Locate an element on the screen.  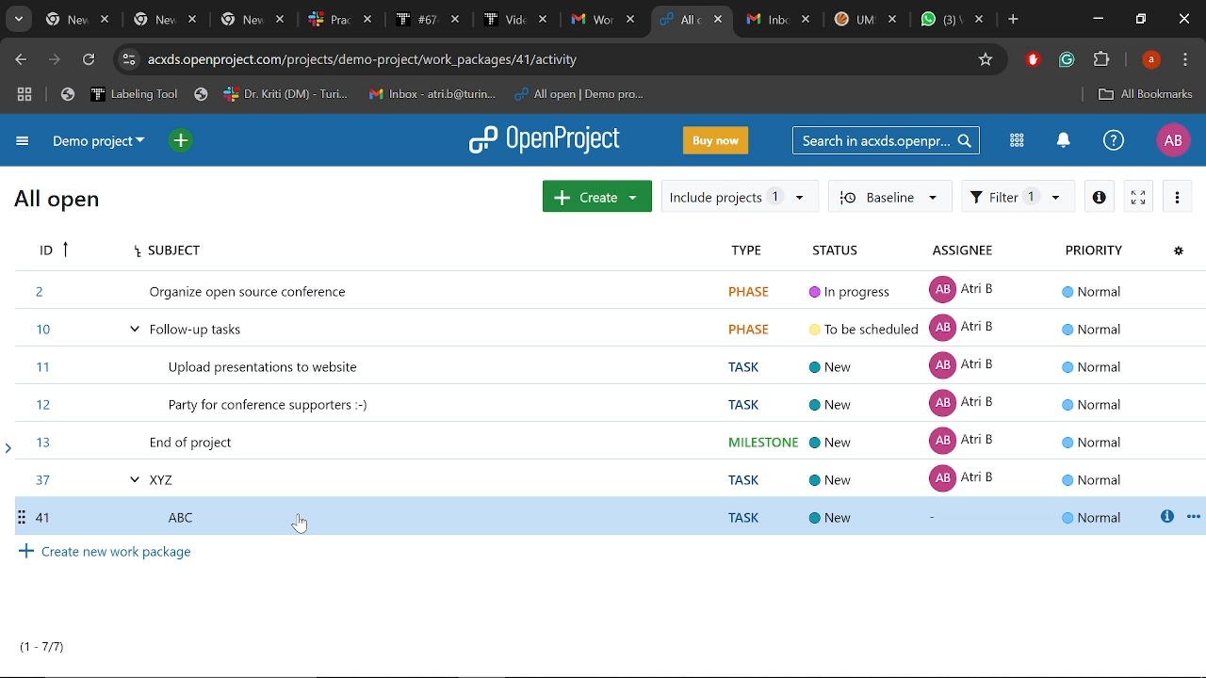
Notifications is located at coordinates (1064, 141).